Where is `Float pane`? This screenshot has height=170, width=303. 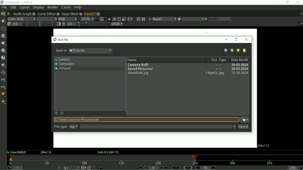 Float pane is located at coordinates (297, 14).